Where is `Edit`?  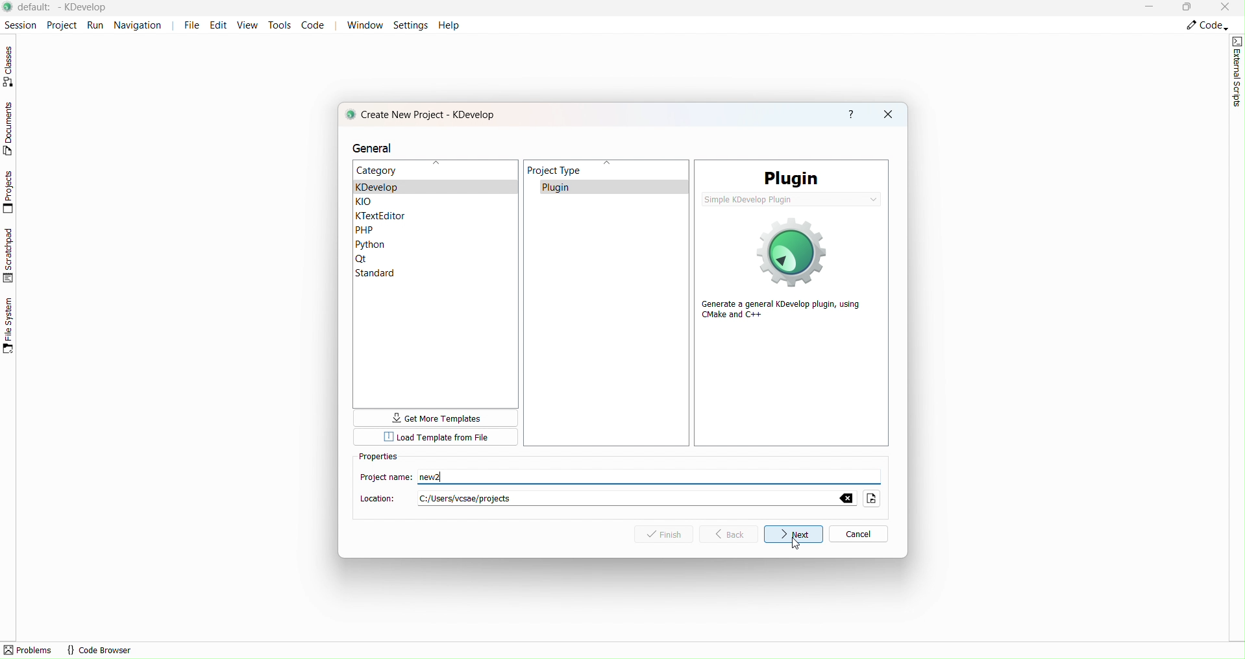
Edit is located at coordinates (221, 25).